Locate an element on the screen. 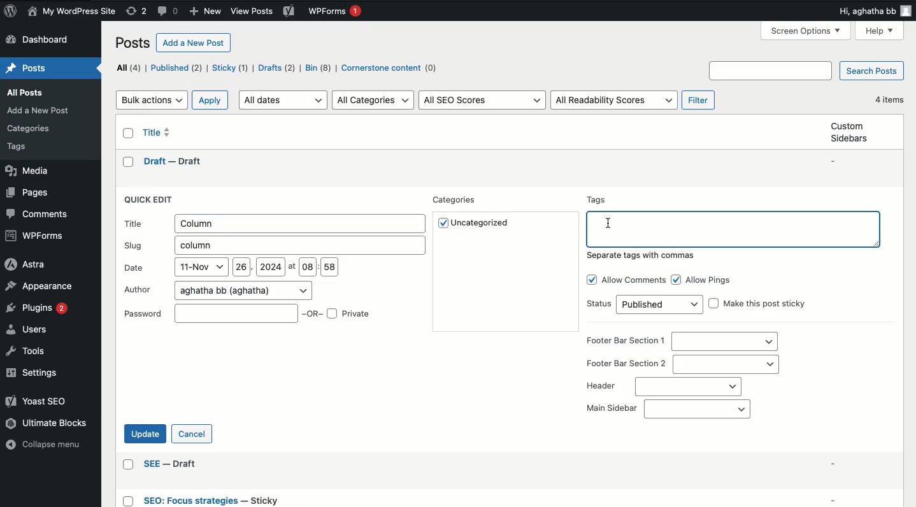 The width and height of the screenshot is (916, 507). Footer bar section 2 is located at coordinates (681, 364).